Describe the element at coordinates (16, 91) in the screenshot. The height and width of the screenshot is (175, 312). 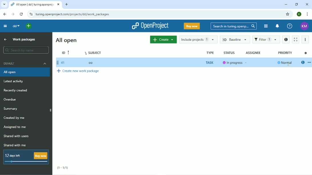
I see `Recently created` at that location.